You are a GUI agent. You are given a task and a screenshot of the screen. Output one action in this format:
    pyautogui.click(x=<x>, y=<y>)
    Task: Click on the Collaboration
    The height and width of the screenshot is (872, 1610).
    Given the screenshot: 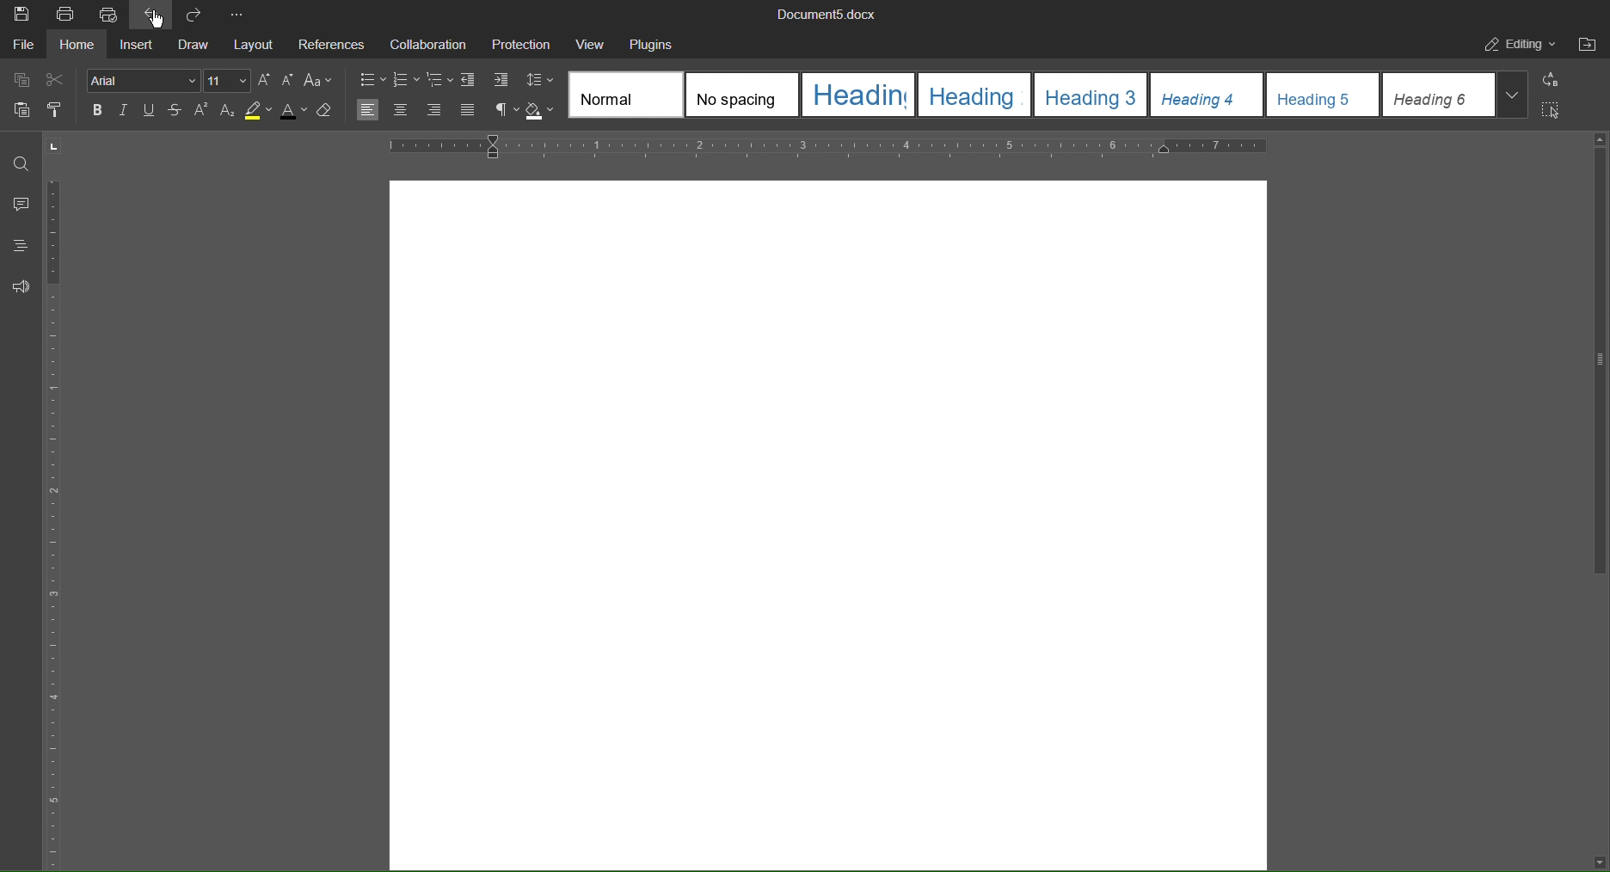 What is the action you would take?
    pyautogui.click(x=430, y=44)
    